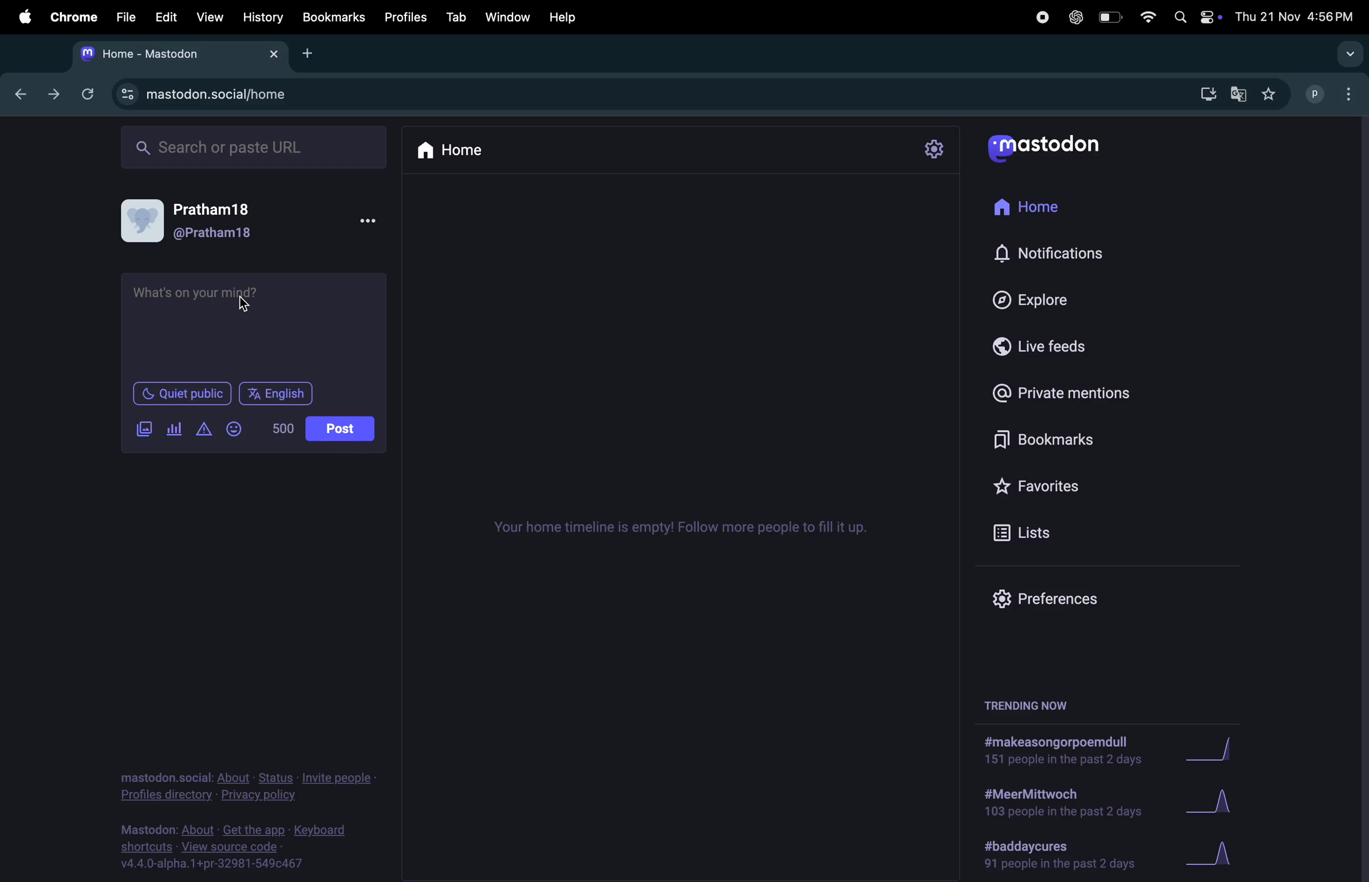 Image resolution: width=1369 pixels, height=882 pixels. I want to click on apple menu, so click(18, 15).